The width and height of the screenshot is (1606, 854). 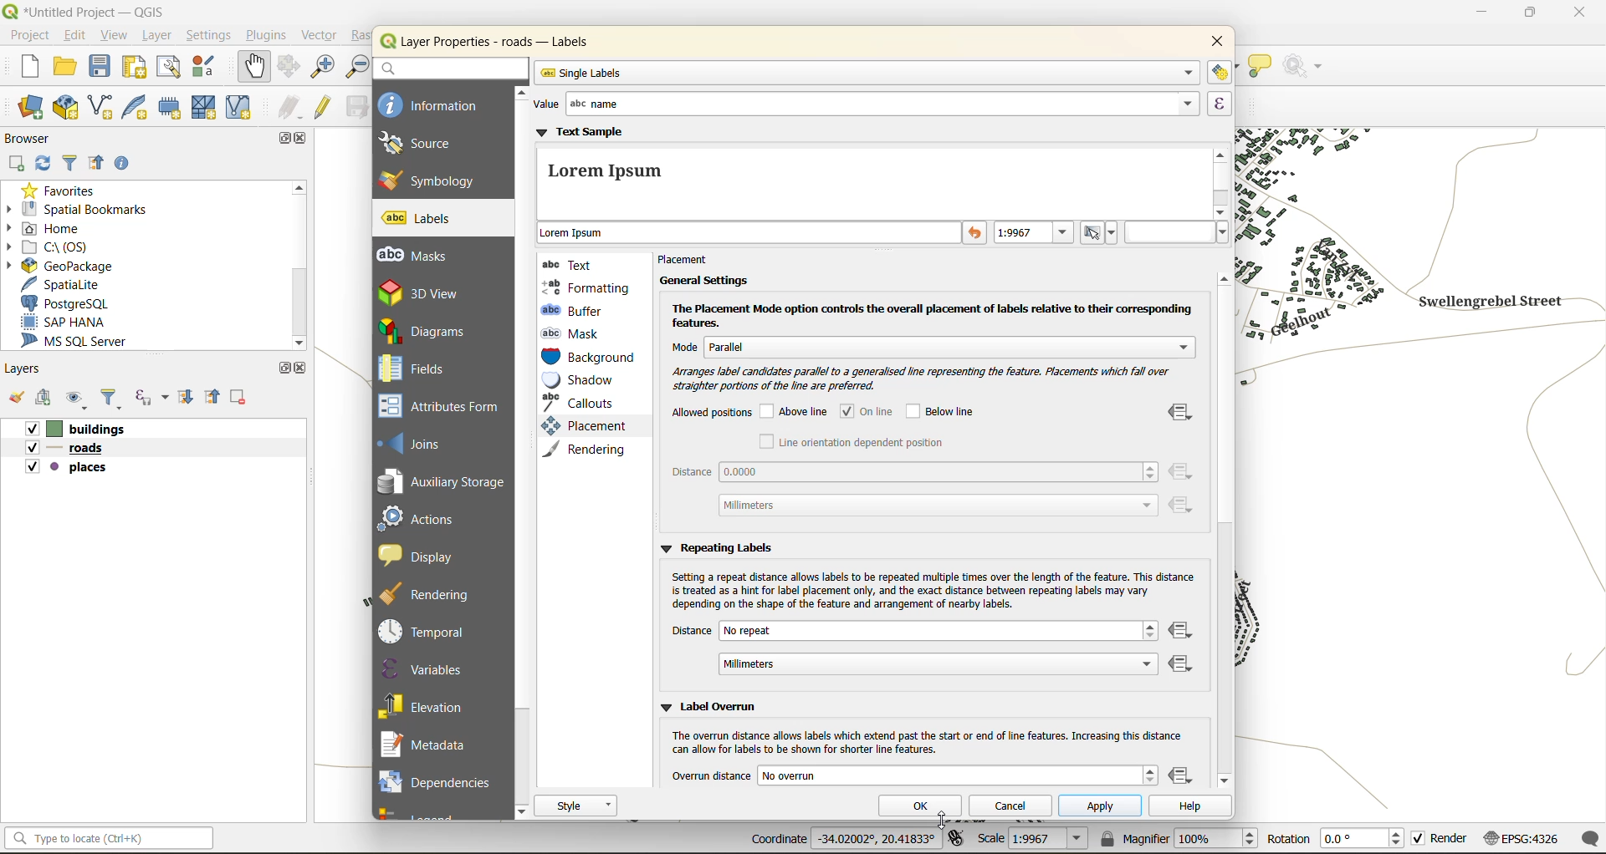 I want to click on close, so click(x=1212, y=43).